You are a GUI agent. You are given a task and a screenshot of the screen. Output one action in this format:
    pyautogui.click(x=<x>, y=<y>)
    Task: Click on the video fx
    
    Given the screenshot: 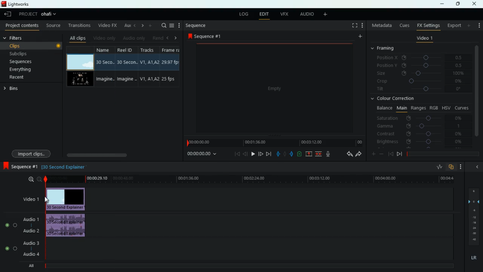 What is the action you would take?
    pyautogui.click(x=107, y=25)
    